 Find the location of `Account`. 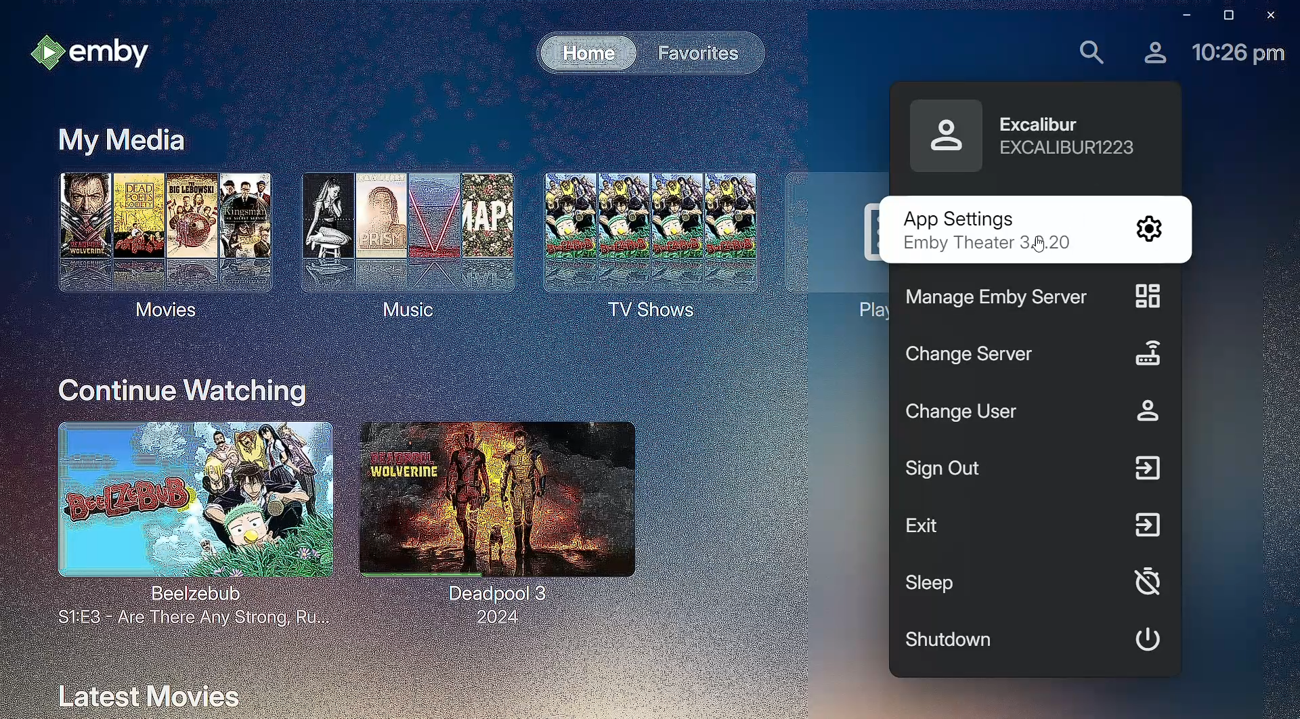

Account is located at coordinates (1152, 52).